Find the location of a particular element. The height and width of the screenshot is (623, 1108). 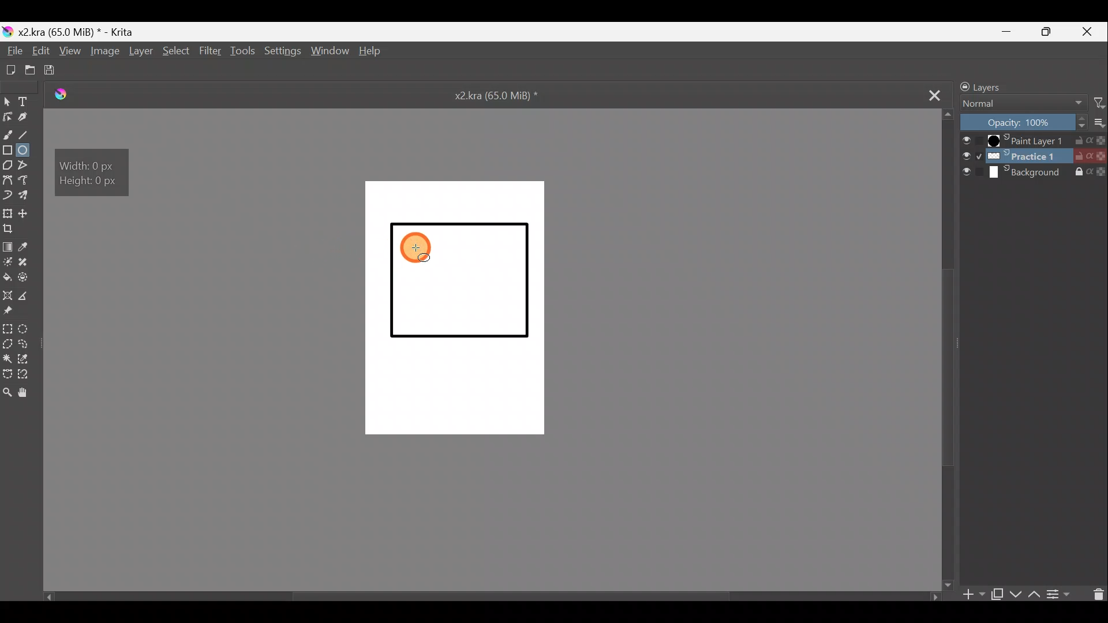

Similar colour selection tool is located at coordinates (26, 359).